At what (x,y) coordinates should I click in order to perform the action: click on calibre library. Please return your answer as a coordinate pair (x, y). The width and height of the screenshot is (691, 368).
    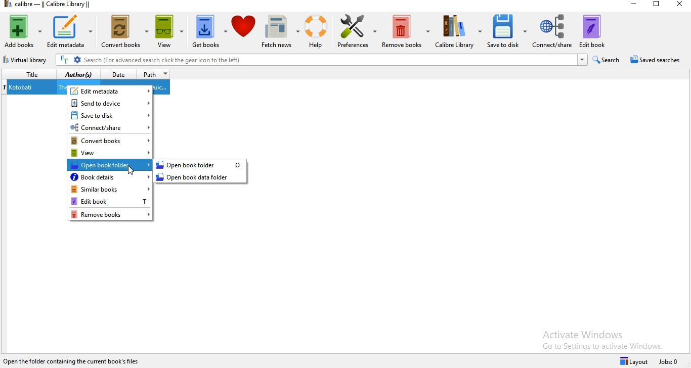
    Looking at the image, I should click on (457, 33).